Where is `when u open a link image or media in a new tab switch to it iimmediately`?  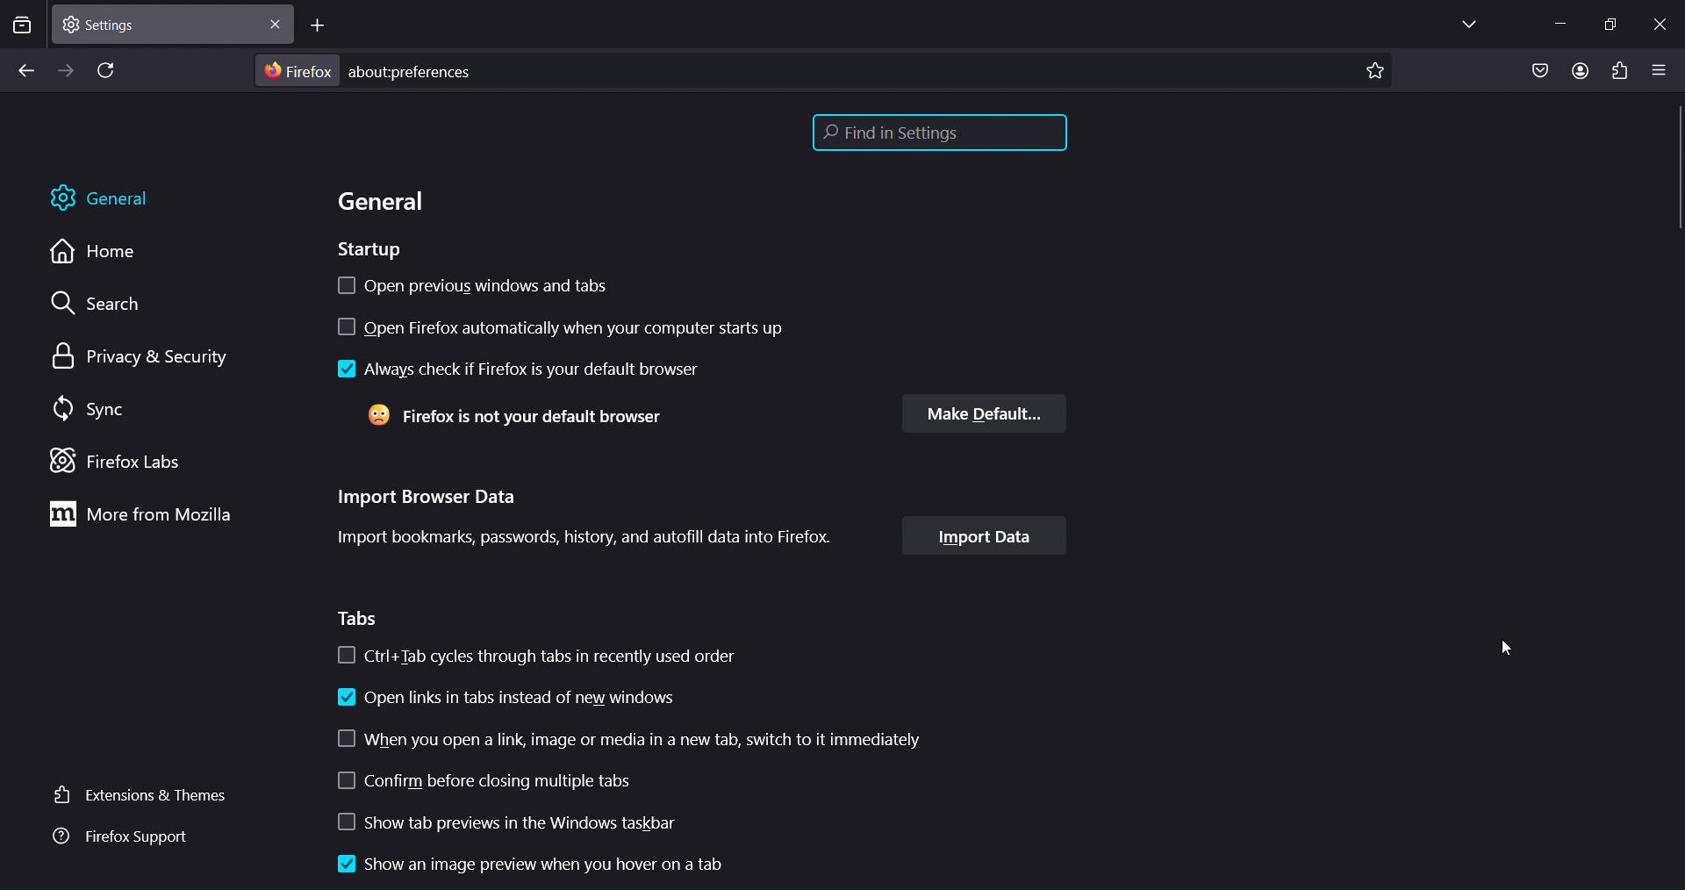 when u open a link image or media in a new tab switch to it iimmediately is located at coordinates (642, 737).